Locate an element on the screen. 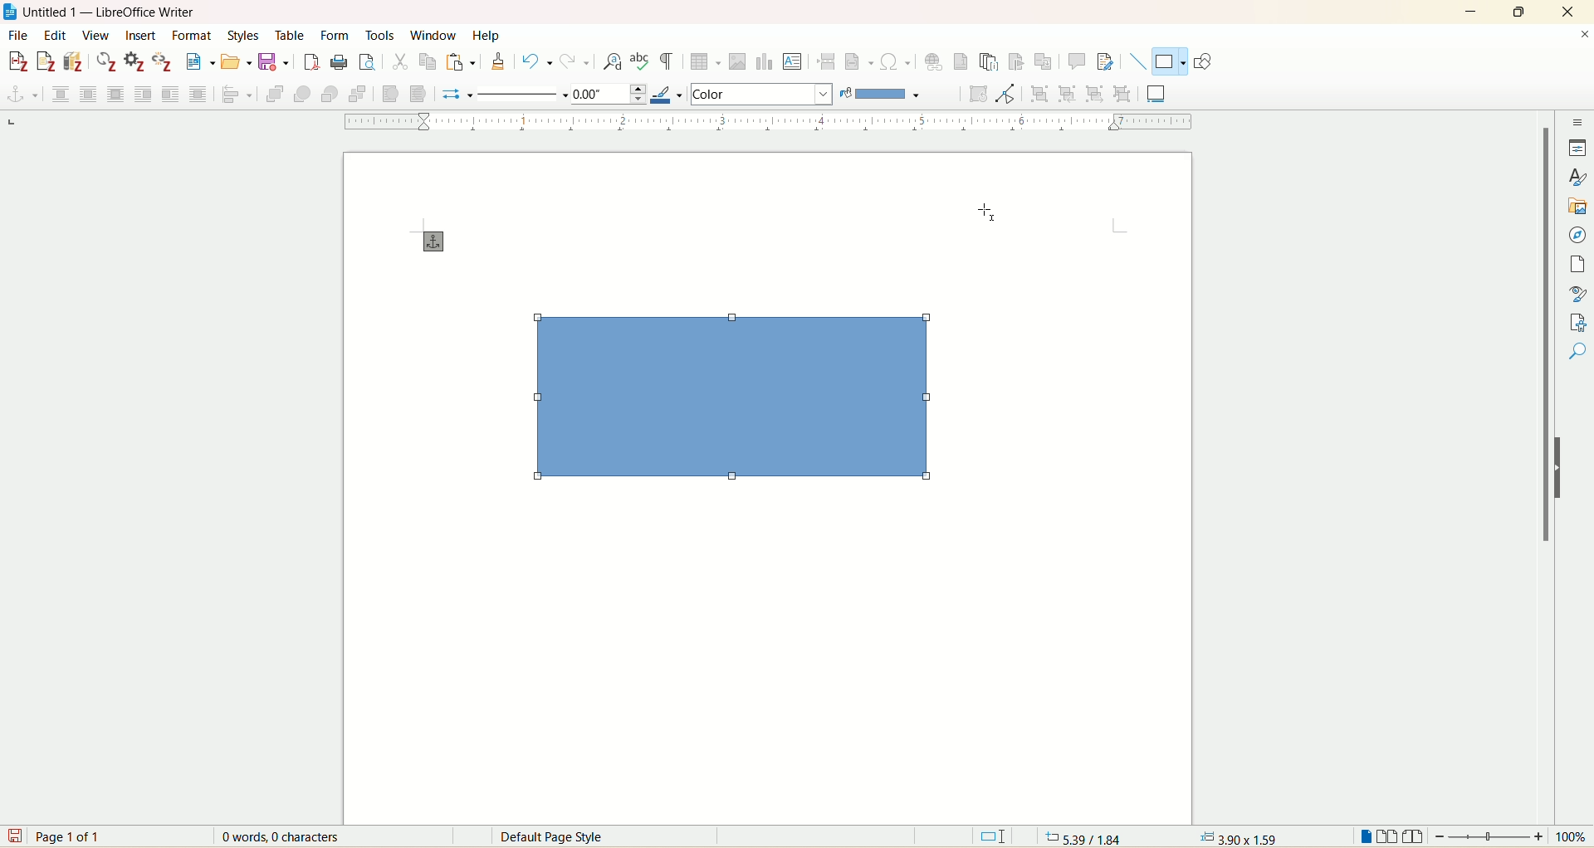 The width and height of the screenshot is (1594, 848). insert chart is located at coordinates (764, 61).